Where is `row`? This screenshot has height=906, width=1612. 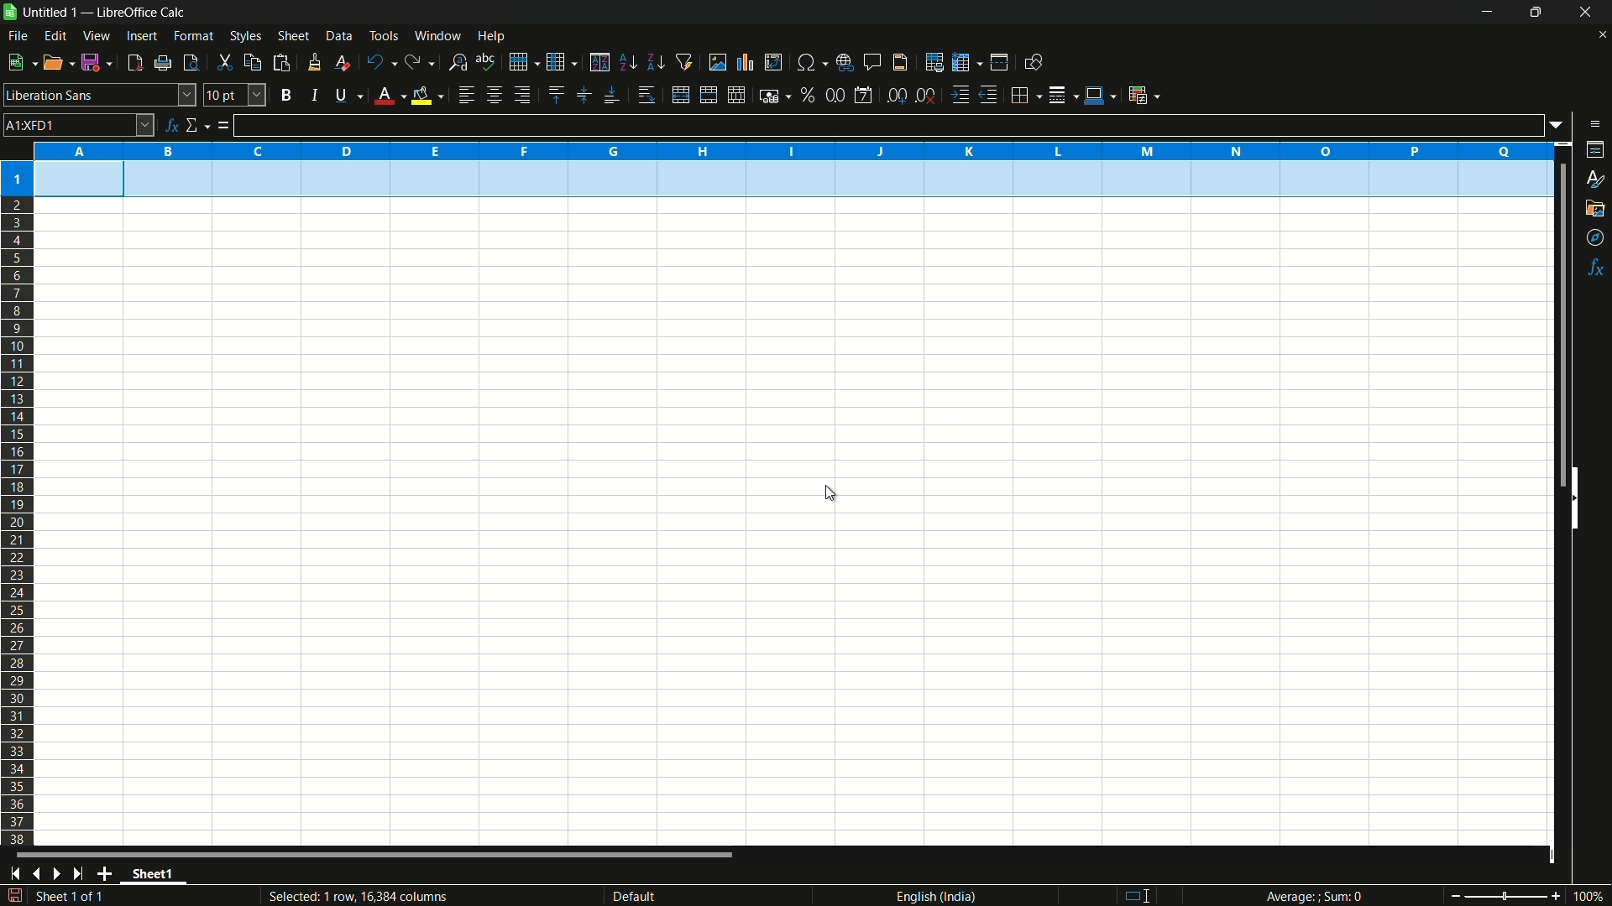
row is located at coordinates (524, 60).